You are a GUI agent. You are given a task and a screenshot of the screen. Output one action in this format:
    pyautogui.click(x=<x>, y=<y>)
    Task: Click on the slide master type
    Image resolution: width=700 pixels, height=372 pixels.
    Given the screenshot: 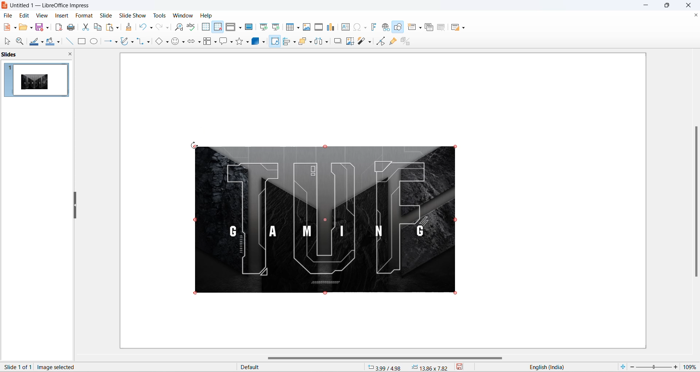 What is the action you would take?
    pyautogui.click(x=302, y=367)
    